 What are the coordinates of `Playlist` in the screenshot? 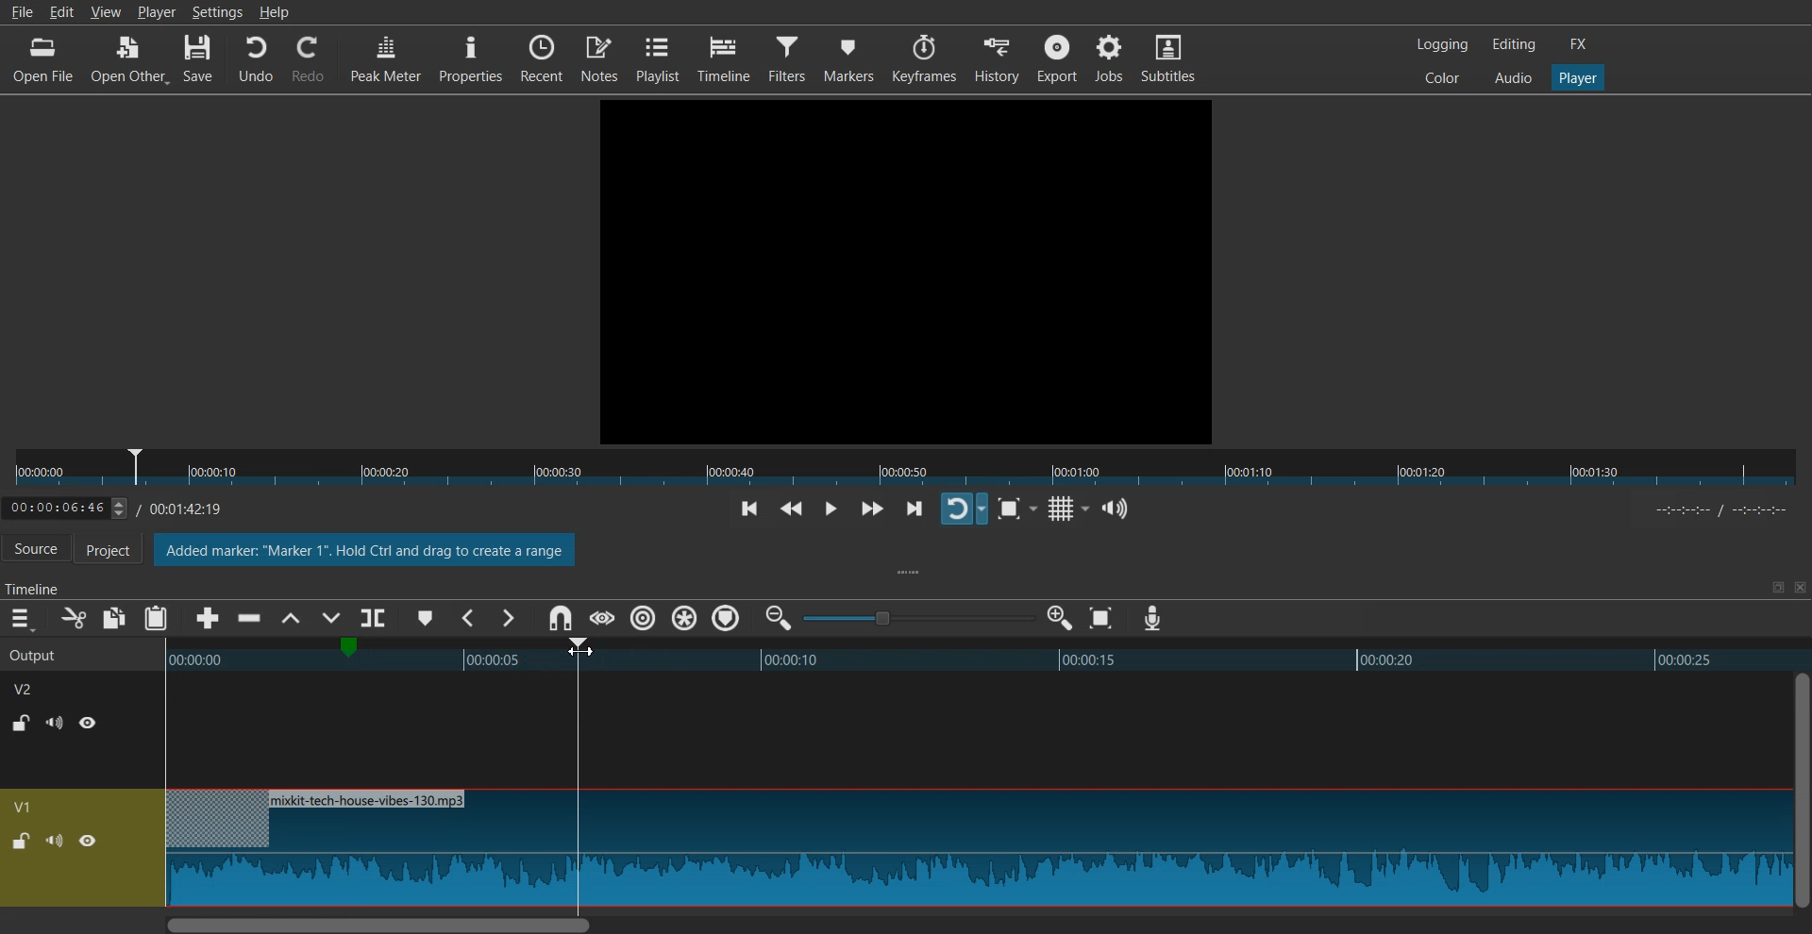 It's located at (658, 58).